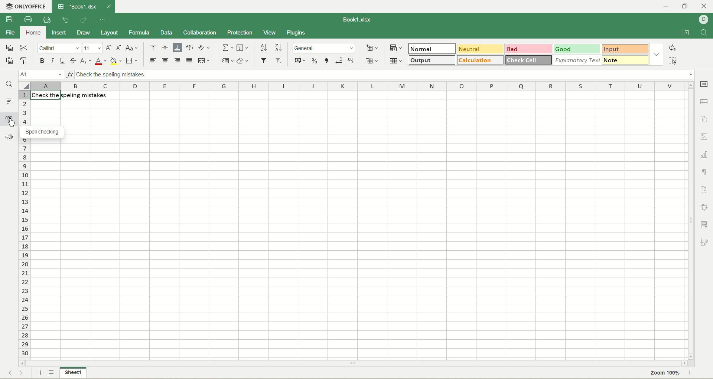  I want to click on input, so click(625, 48).